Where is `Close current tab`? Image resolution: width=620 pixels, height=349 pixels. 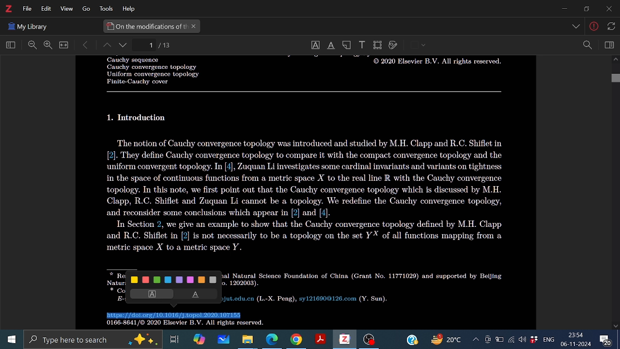 Close current tab is located at coordinates (194, 27).